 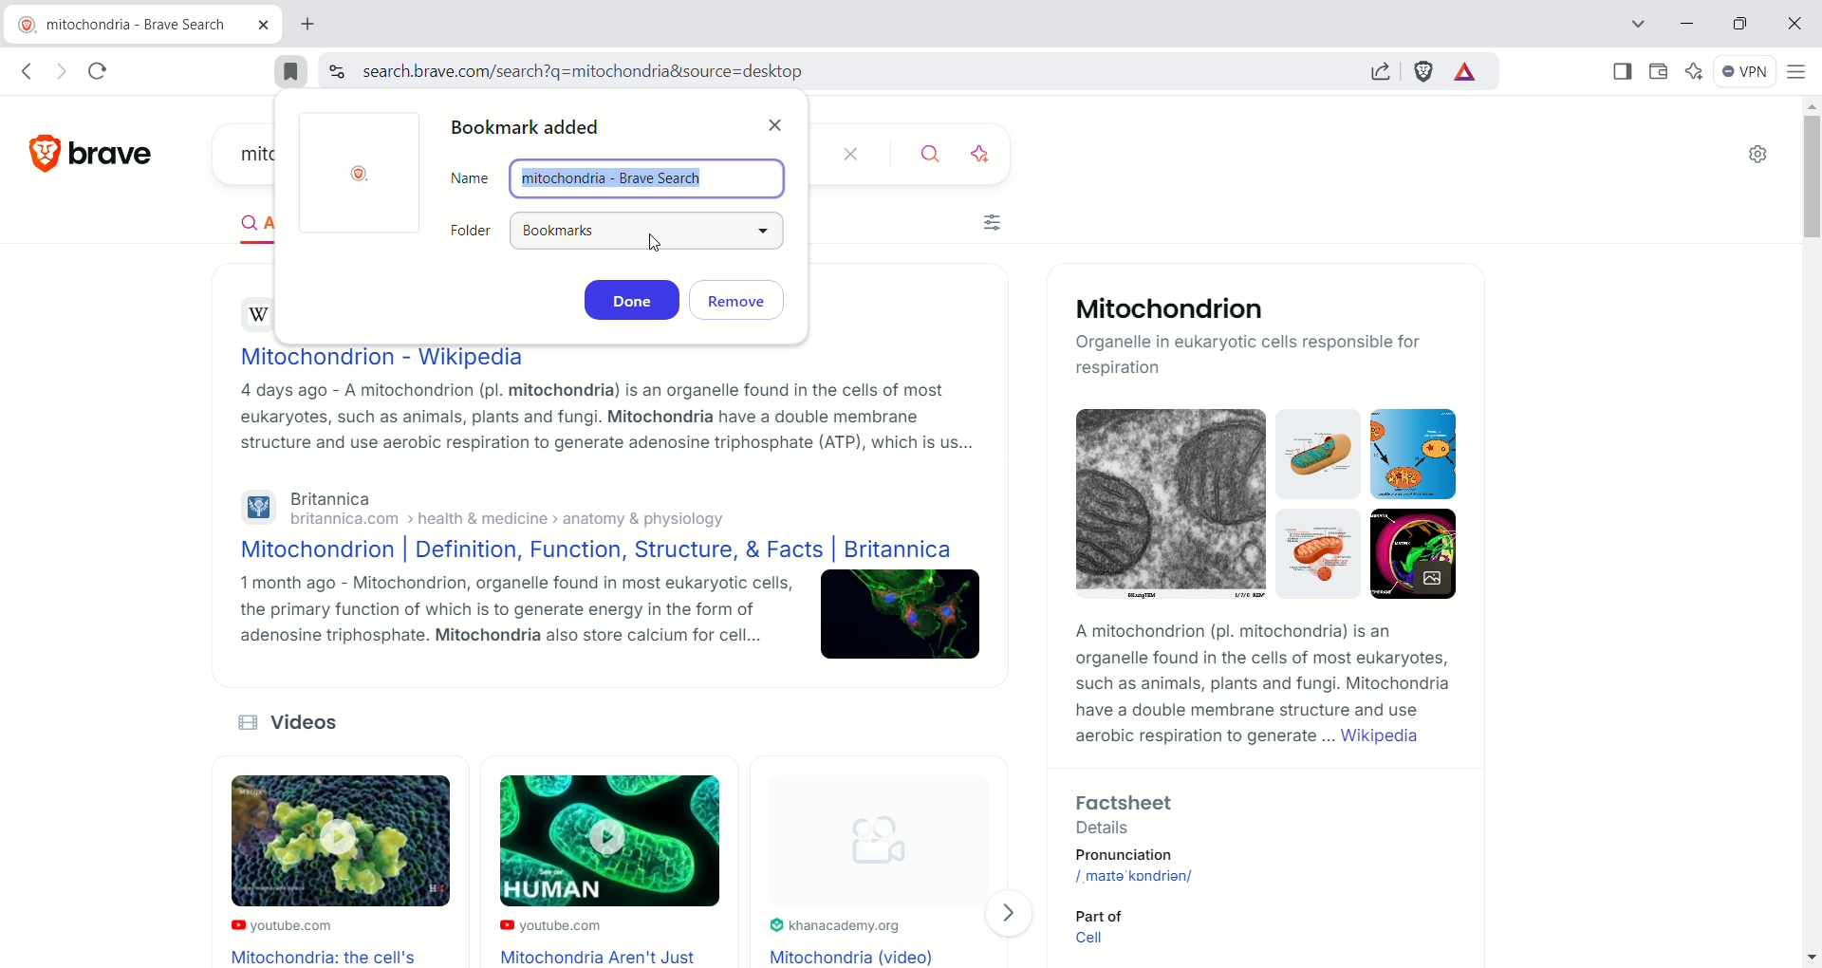 I want to click on Mitochondrion -Organelle in eukaryotic cells responsible for respiration, so click(x=1265, y=338).